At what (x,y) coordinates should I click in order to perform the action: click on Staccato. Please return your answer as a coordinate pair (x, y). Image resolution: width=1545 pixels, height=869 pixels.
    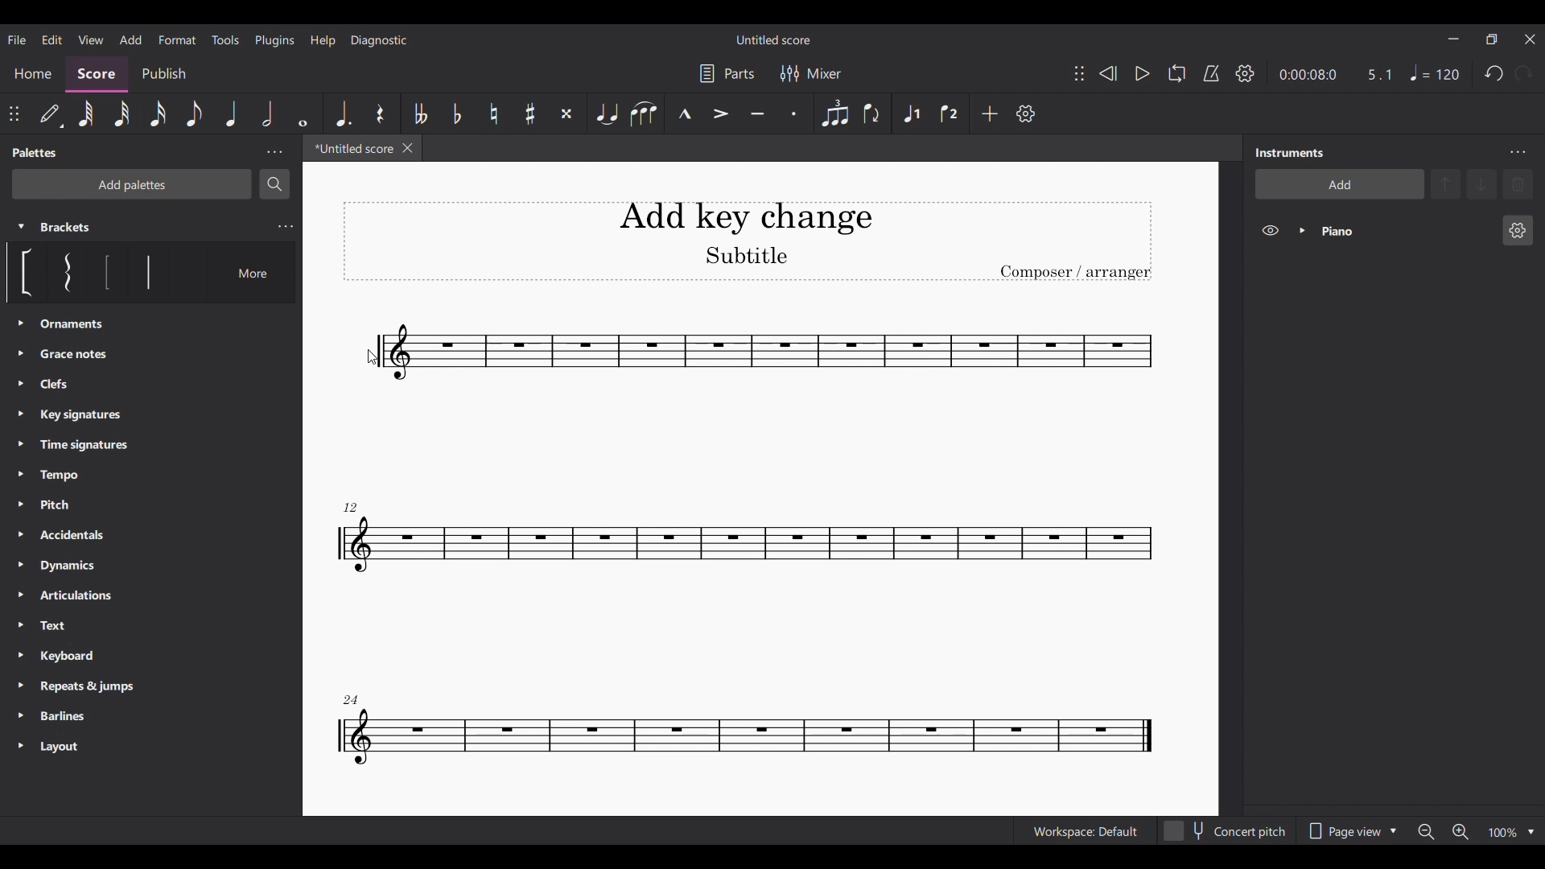
    Looking at the image, I should click on (794, 113).